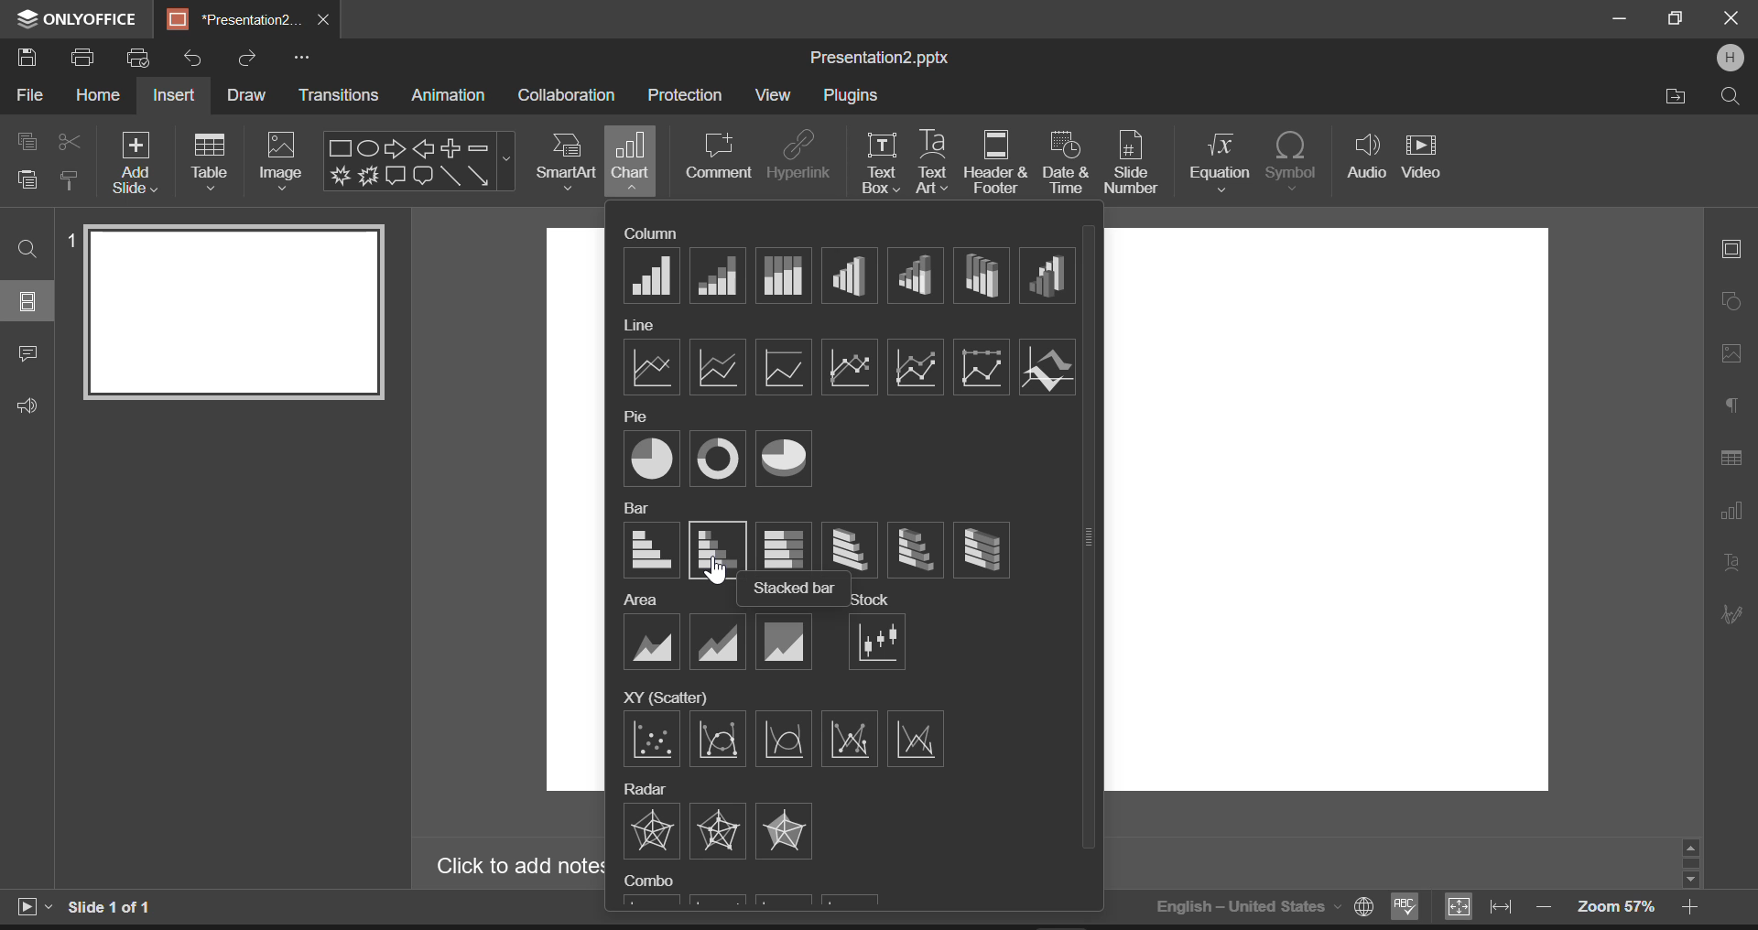 This screenshot has height=930, width=1758. Describe the element at coordinates (784, 459) in the screenshot. I see `3-D Pie` at that location.